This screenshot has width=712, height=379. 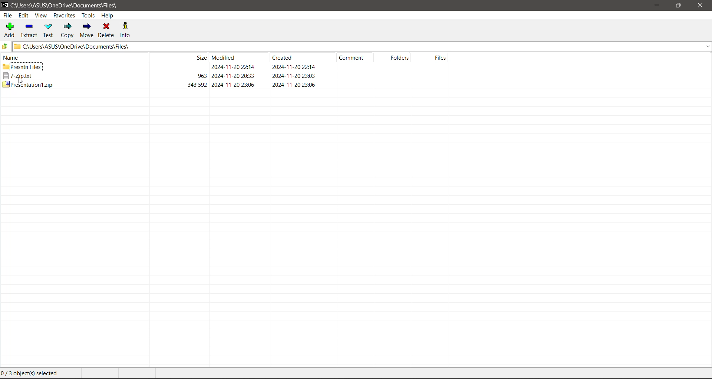 What do you see at coordinates (88, 16) in the screenshot?
I see `Tools` at bounding box center [88, 16].